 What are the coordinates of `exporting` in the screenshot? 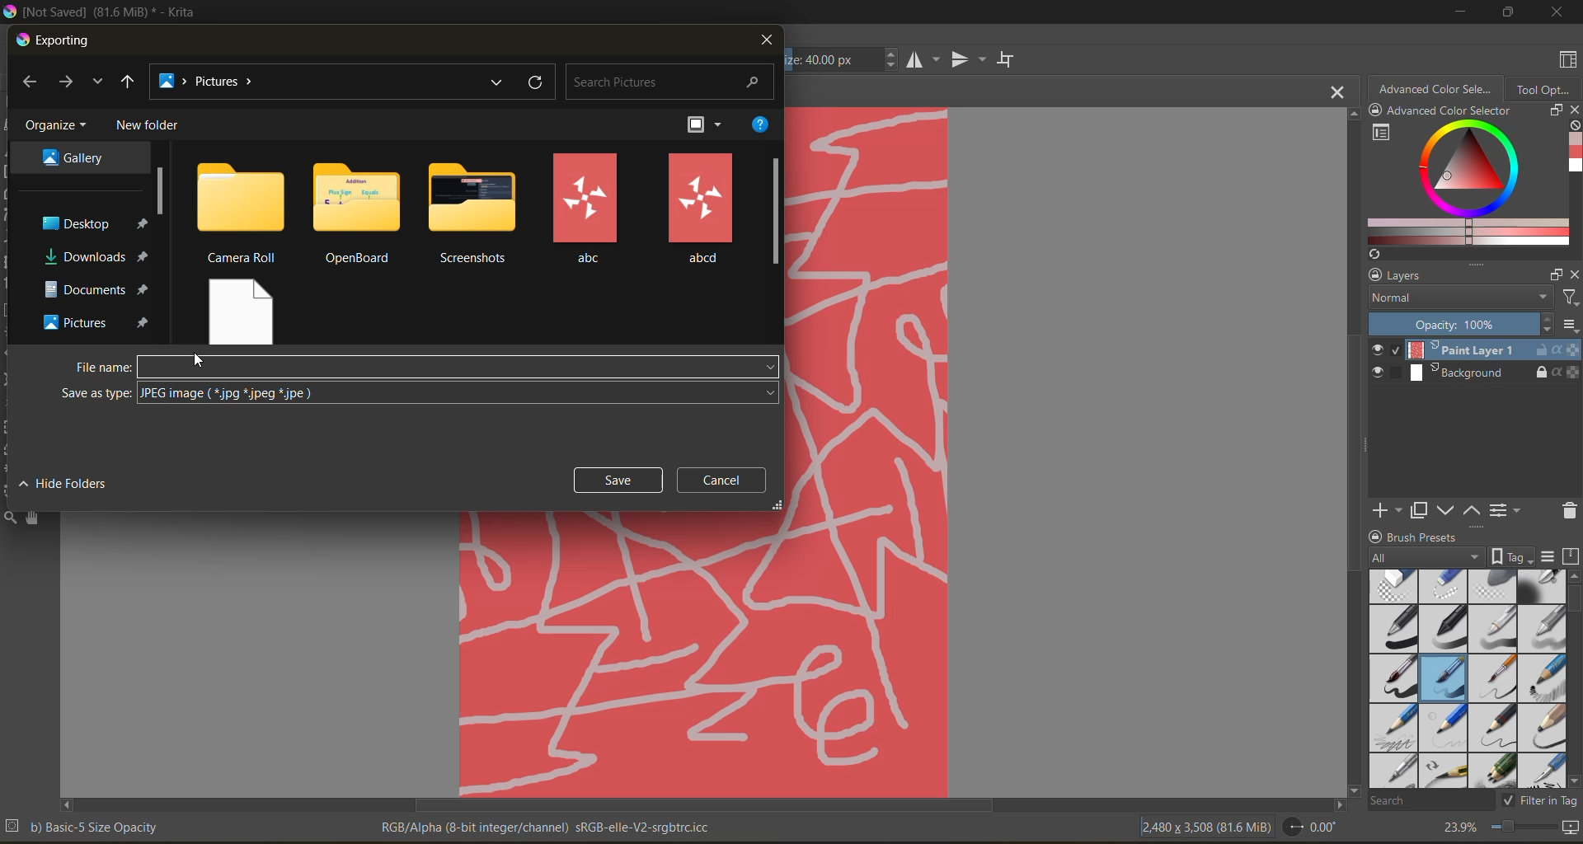 It's located at (55, 41).